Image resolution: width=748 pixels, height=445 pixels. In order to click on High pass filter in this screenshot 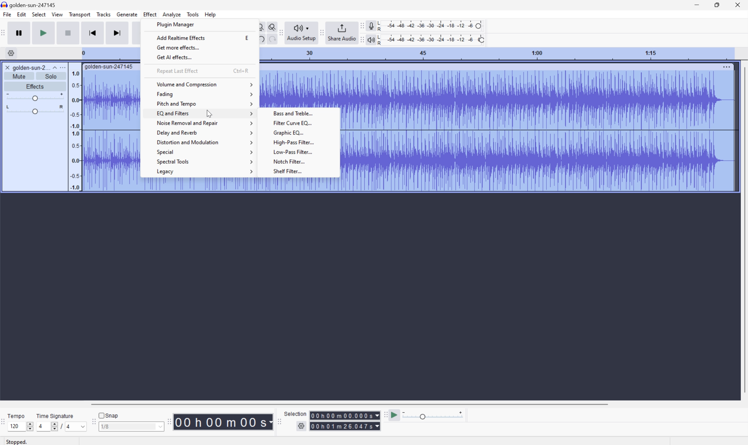, I will do `click(303, 142)`.